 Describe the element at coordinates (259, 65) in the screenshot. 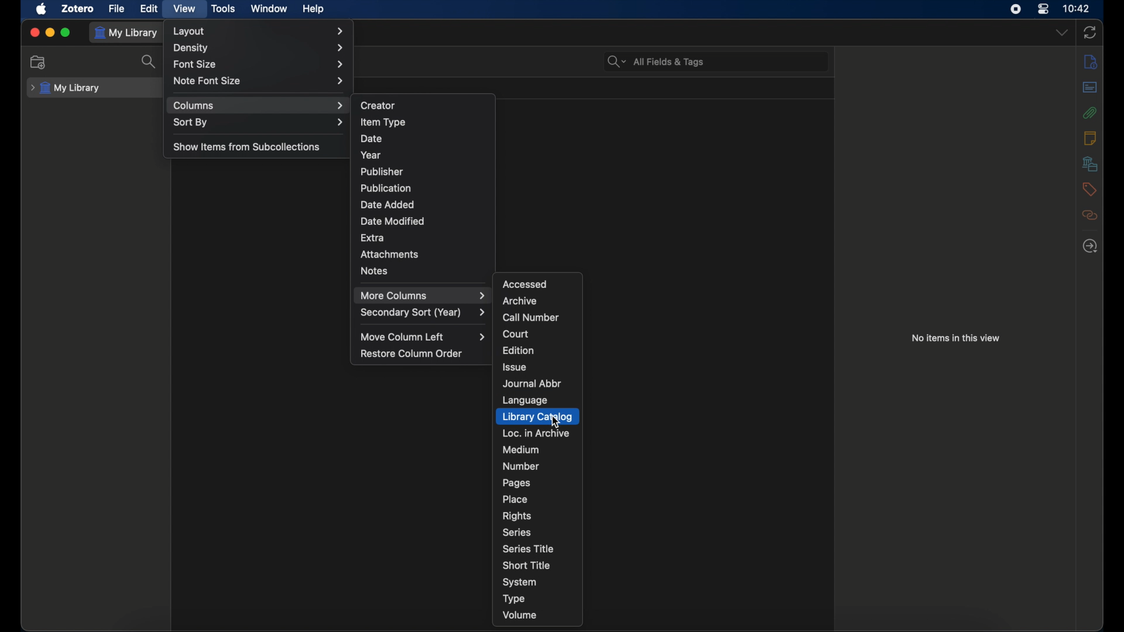

I see `font size` at that location.